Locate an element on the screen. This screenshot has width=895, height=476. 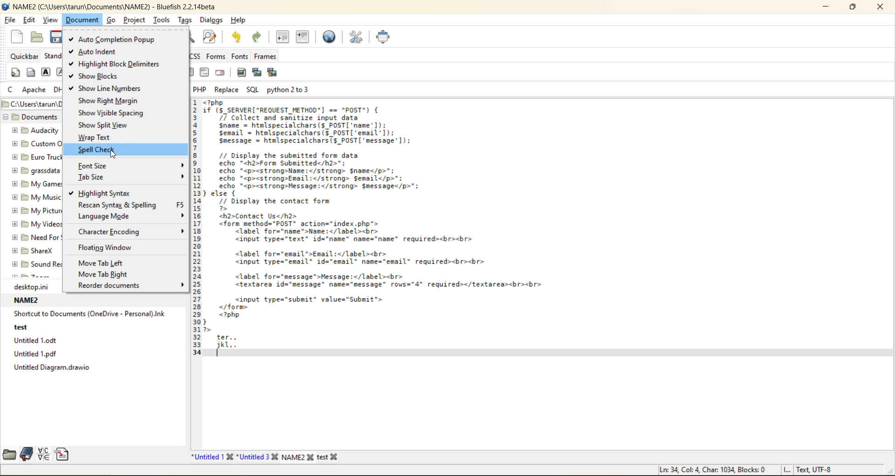
floating window is located at coordinates (105, 247).